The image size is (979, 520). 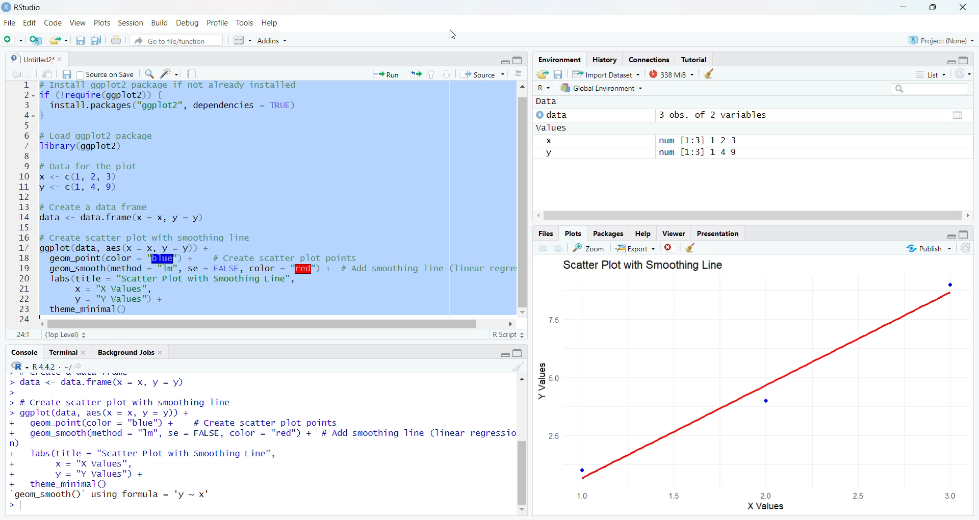 I want to click on scatier Flot with somootning Line, so click(x=655, y=269).